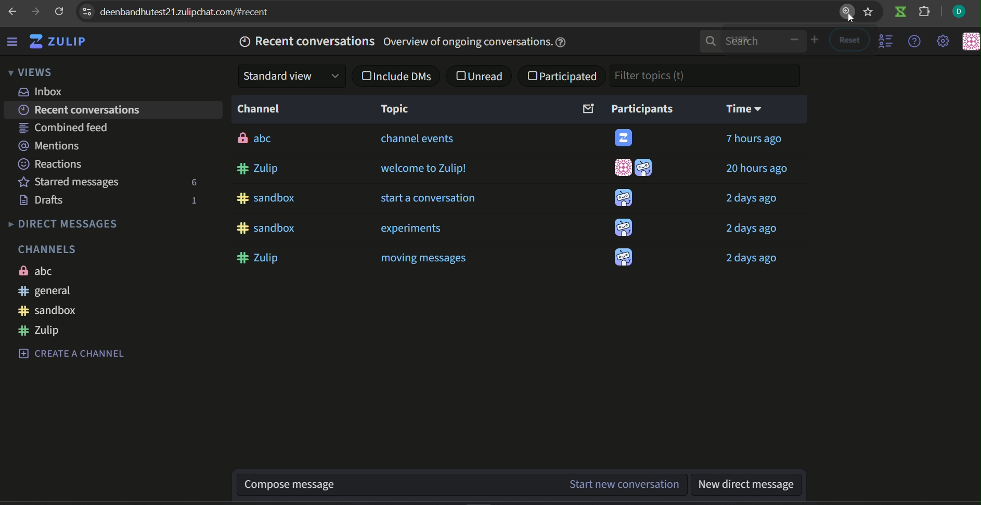 Image resolution: width=981 pixels, height=505 pixels. What do you see at coordinates (623, 485) in the screenshot?
I see `Start new conversation` at bounding box center [623, 485].